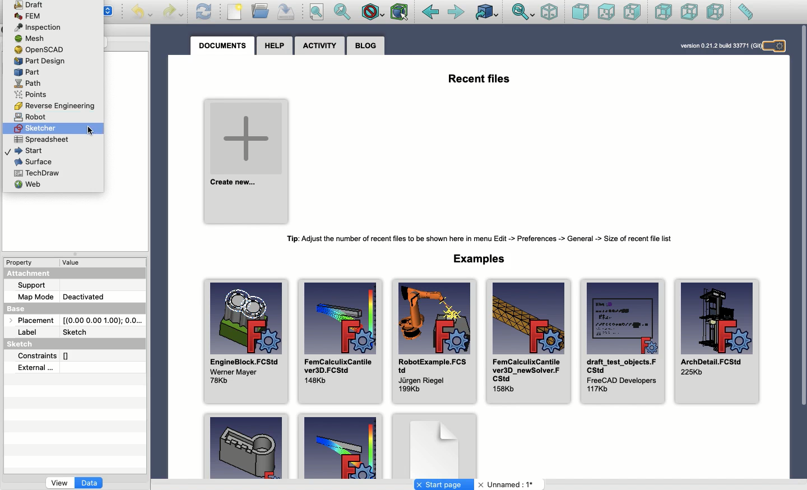 This screenshot has width=807, height=490. Describe the element at coordinates (477, 259) in the screenshot. I see `Examples` at that location.